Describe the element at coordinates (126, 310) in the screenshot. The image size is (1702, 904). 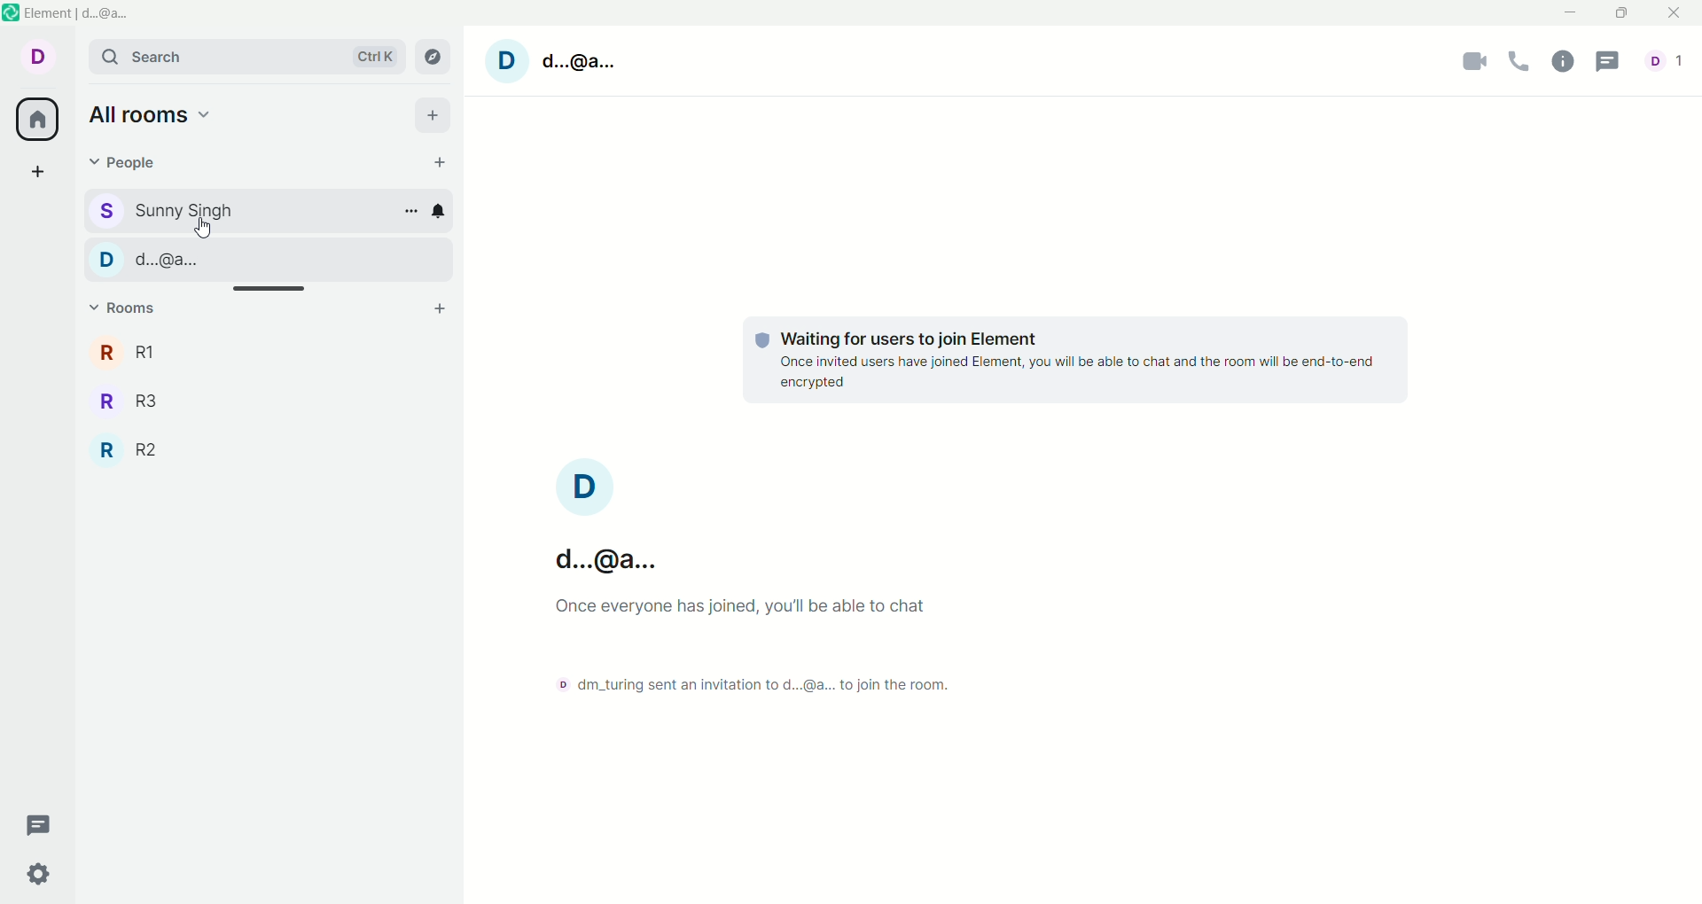
I see `rooms` at that location.